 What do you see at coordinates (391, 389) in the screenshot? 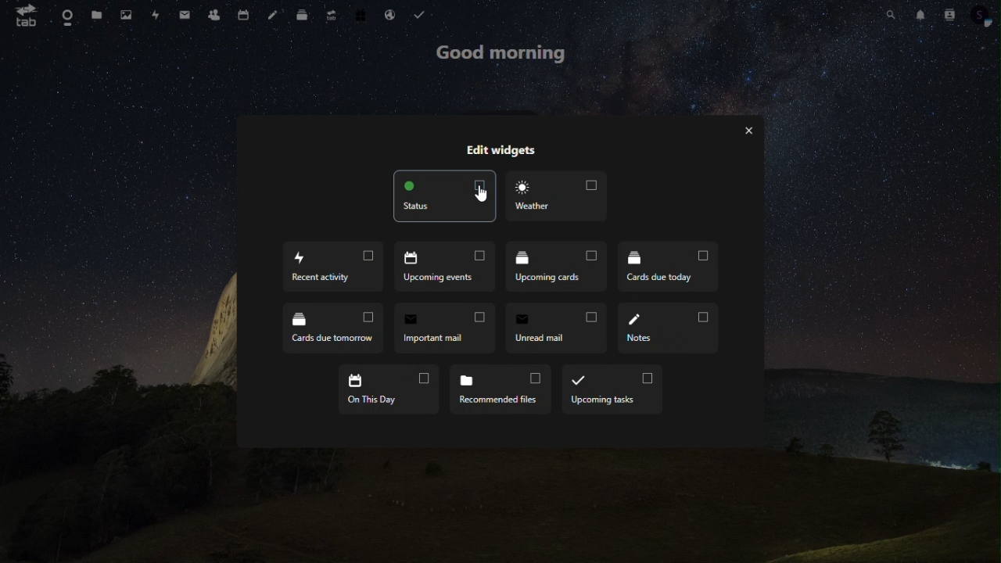
I see `on this day` at bounding box center [391, 389].